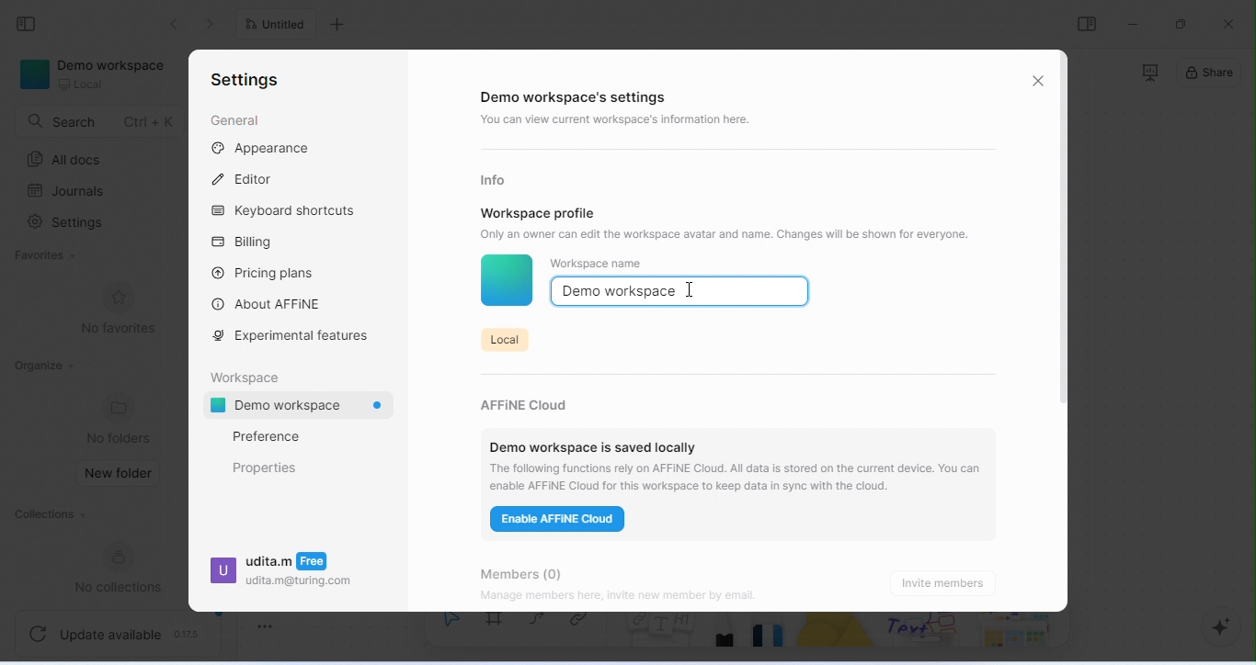  Describe the element at coordinates (213, 24) in the screenshot. I see `go previous` at that location.